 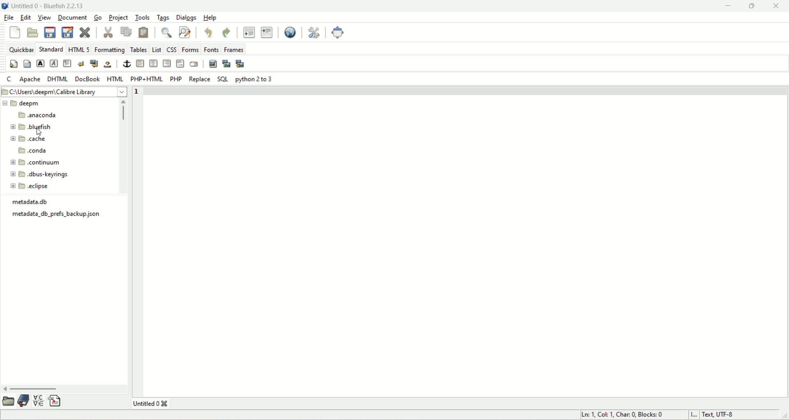 What do you see at coordinates (775, 7) in the screenshot?
I see `close` at bounding box center [775, 7].